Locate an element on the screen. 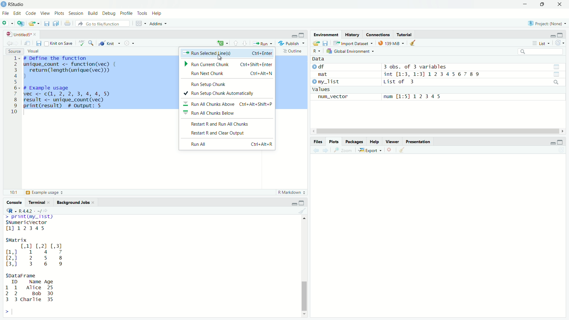 Image resolution: width=569 pixels, height=320 pixels. Console is located at coordinates (15, 202).